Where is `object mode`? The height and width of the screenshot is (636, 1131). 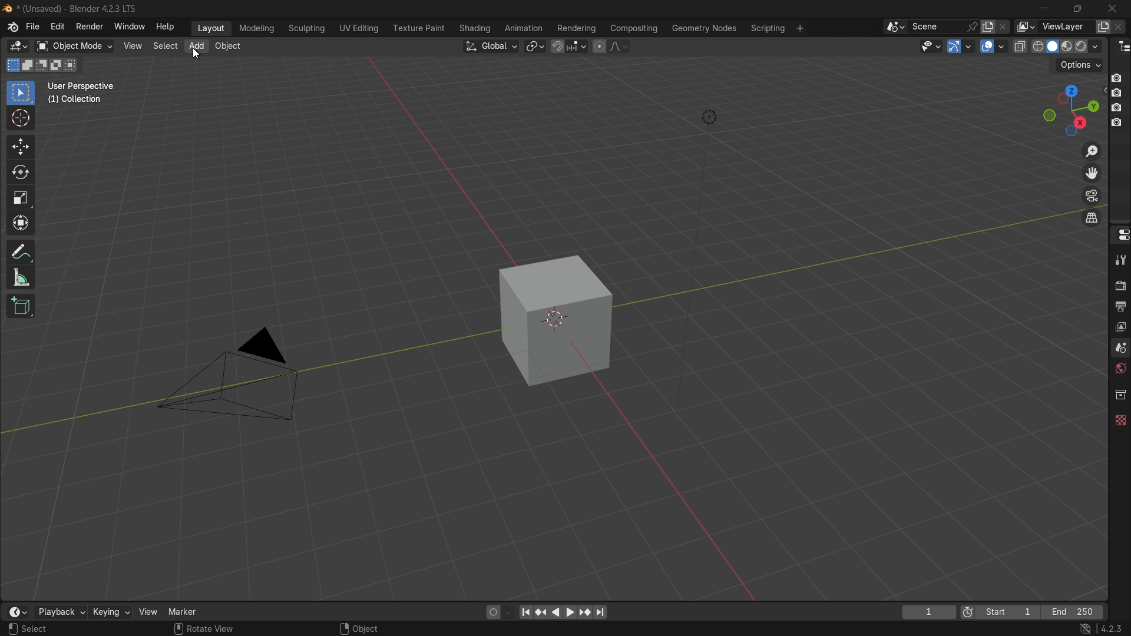
object mode is located at coordinates (74, 46).